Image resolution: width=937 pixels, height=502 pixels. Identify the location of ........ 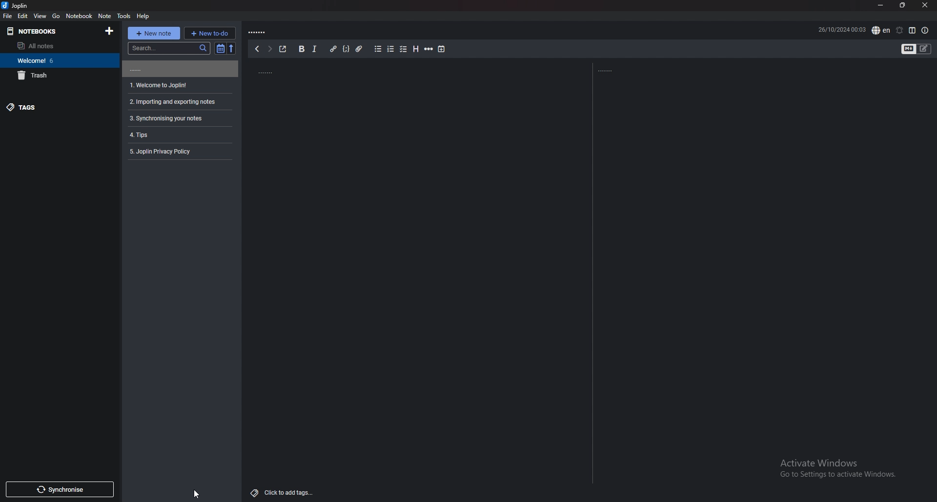
(179, 69).